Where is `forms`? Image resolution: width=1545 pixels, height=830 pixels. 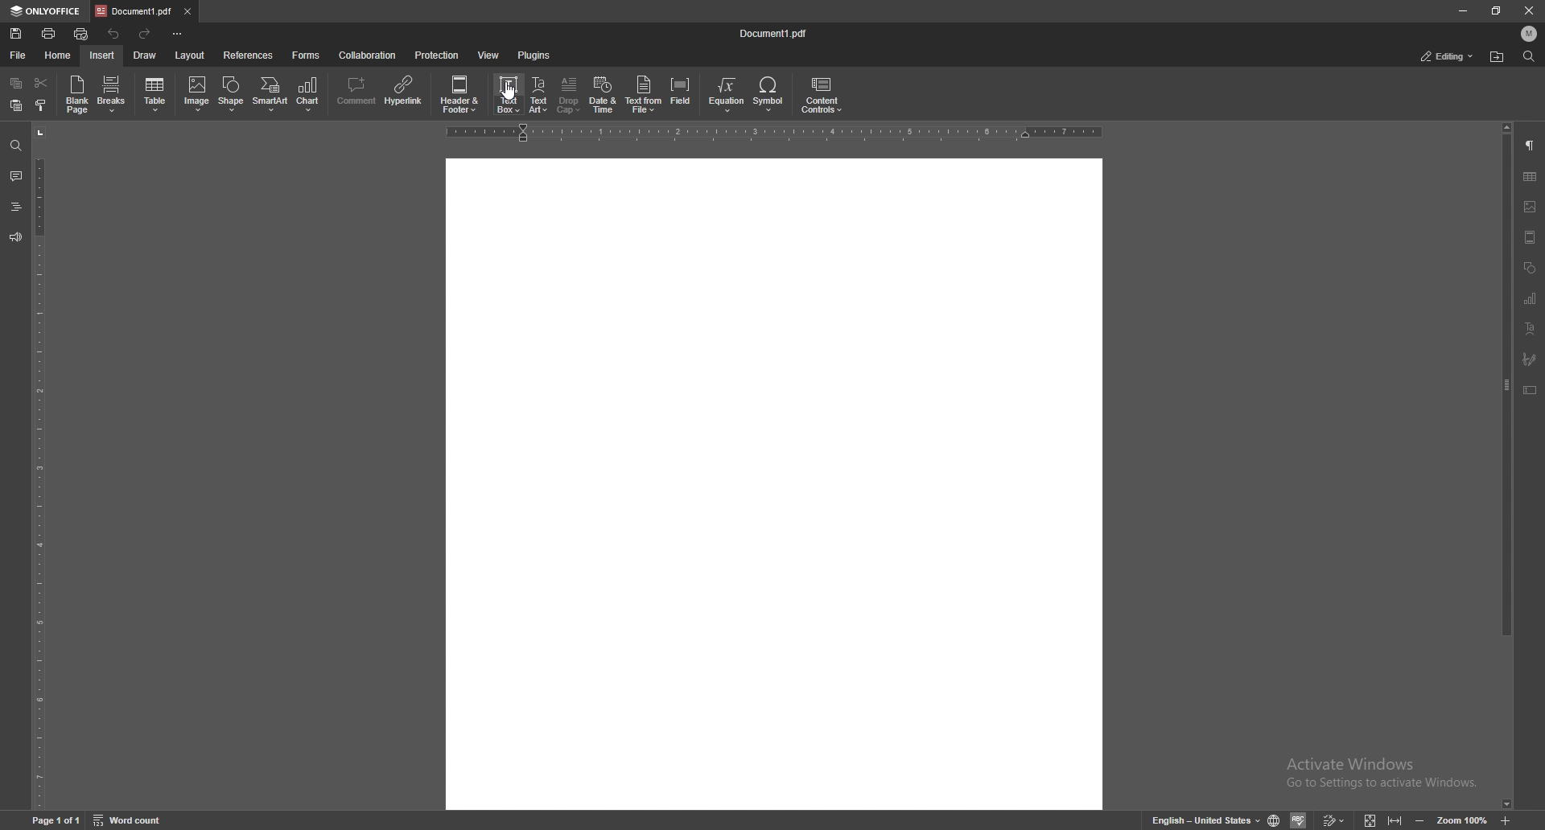
forms is located at coordinates (307, 55).